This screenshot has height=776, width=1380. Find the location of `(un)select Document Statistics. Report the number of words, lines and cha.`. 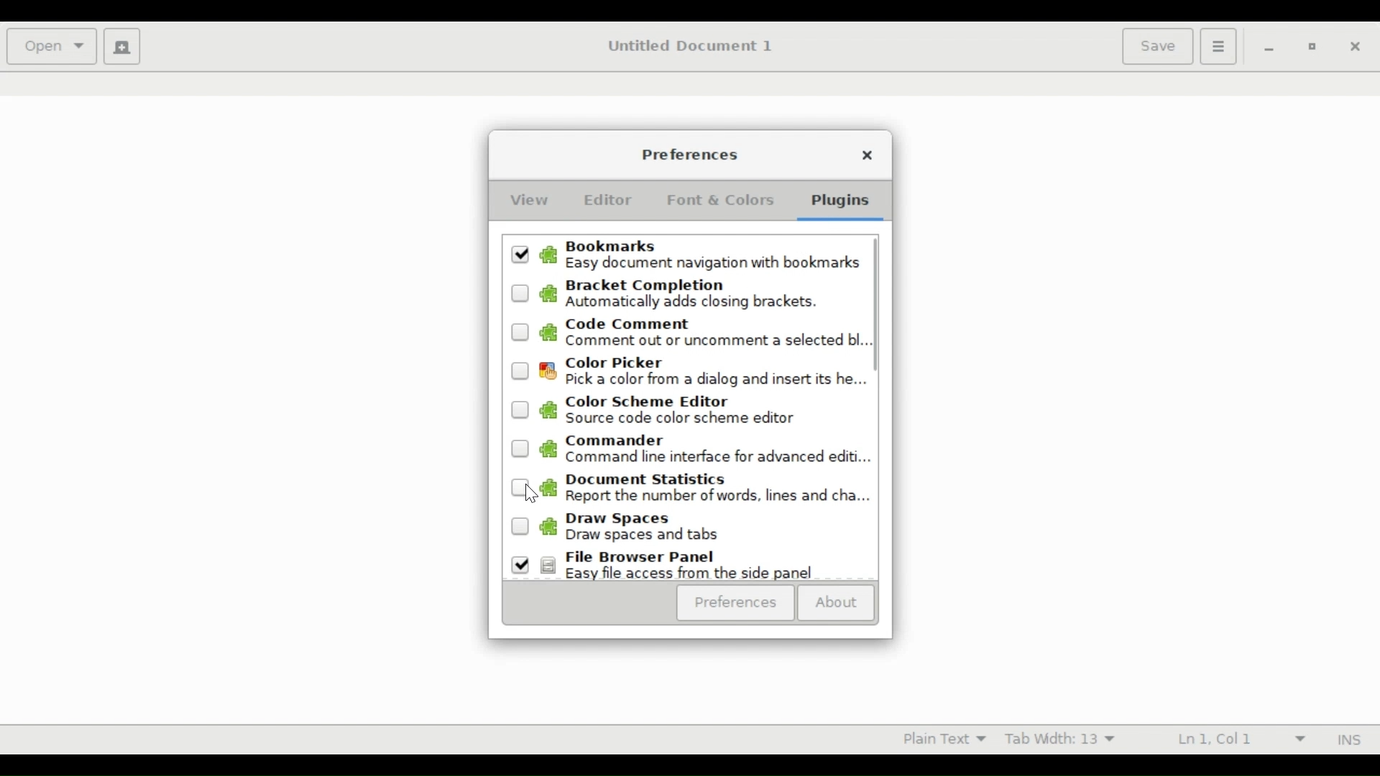

(un)select Document Statistics. Report the number of words, lines and cha. is located at coordinates (702, 491).